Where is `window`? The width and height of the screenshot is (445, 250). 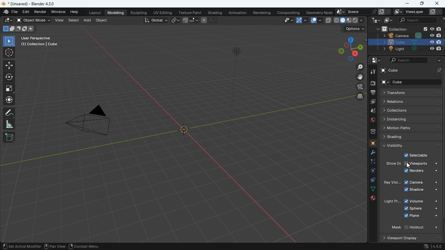
window is located at coordinates (58, 12).